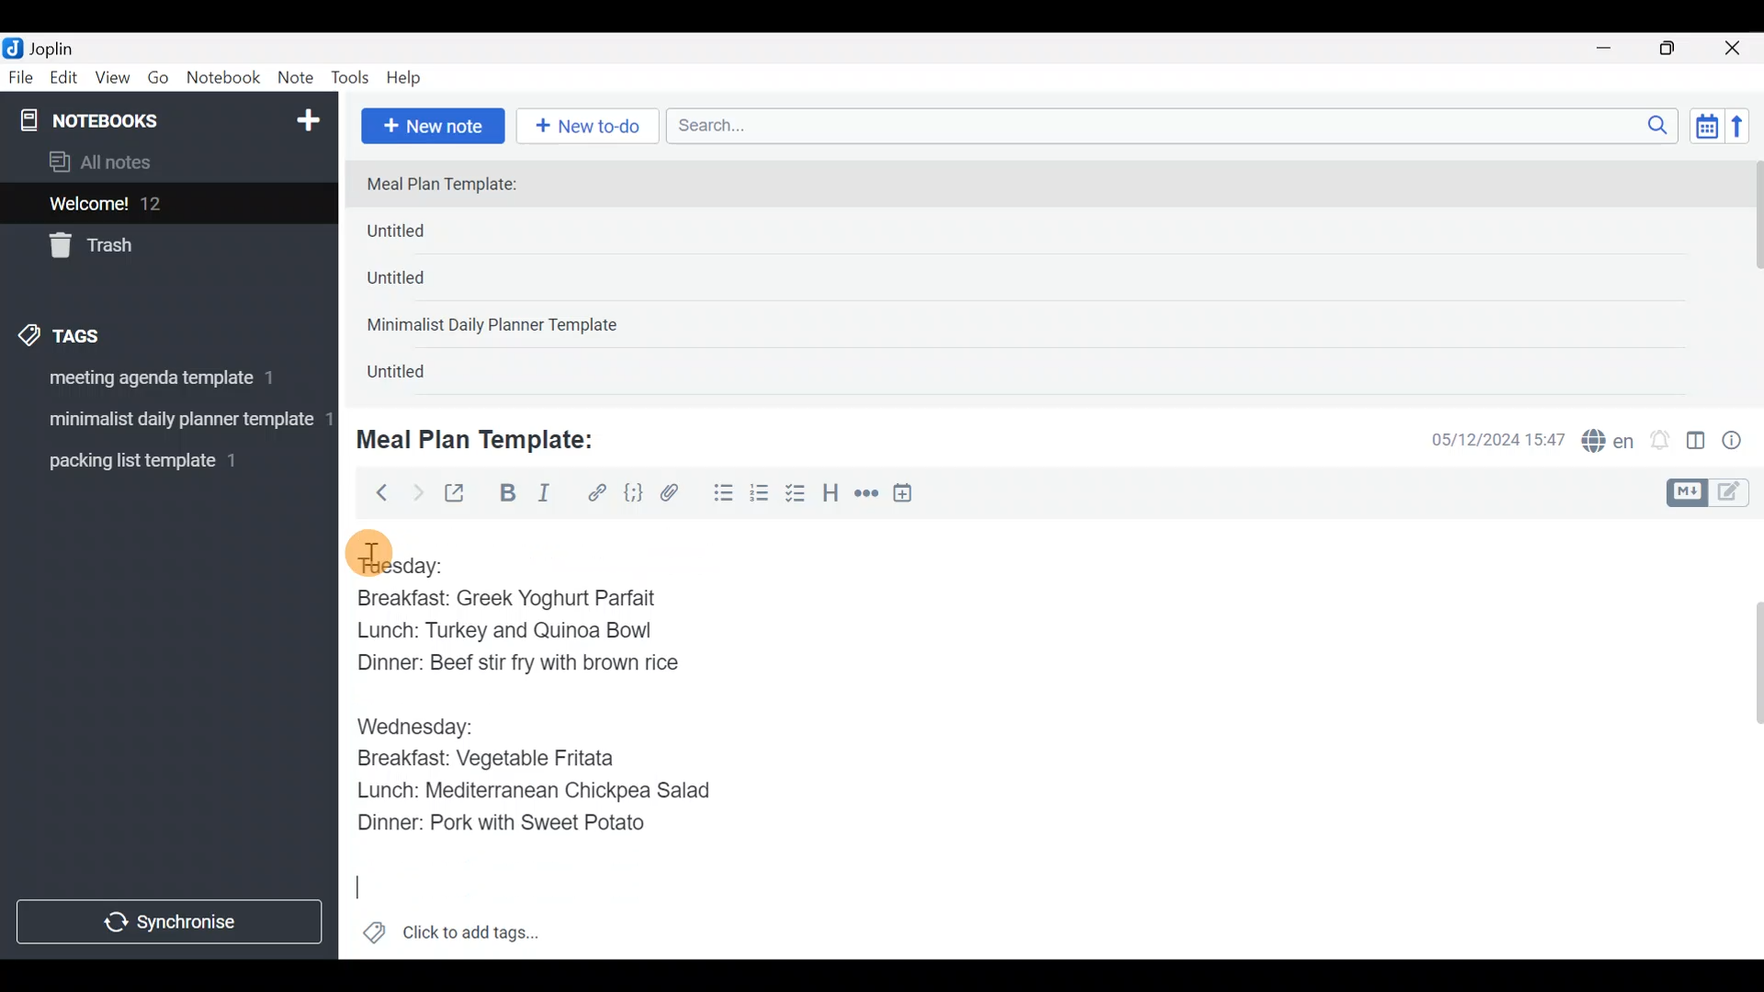 This screenshot has width=1764, height=992. What do you see at coordinates (538, 794) in the screenshot?
I see `Lunch: Mediterranean Chickpea Salad` at bounding box center [538, 794].